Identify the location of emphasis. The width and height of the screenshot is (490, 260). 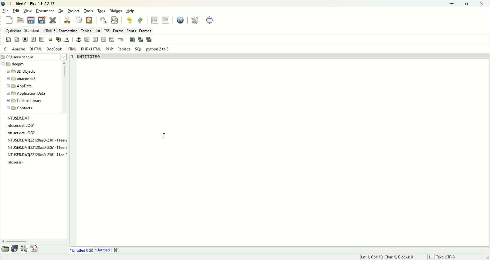
(33, 39).